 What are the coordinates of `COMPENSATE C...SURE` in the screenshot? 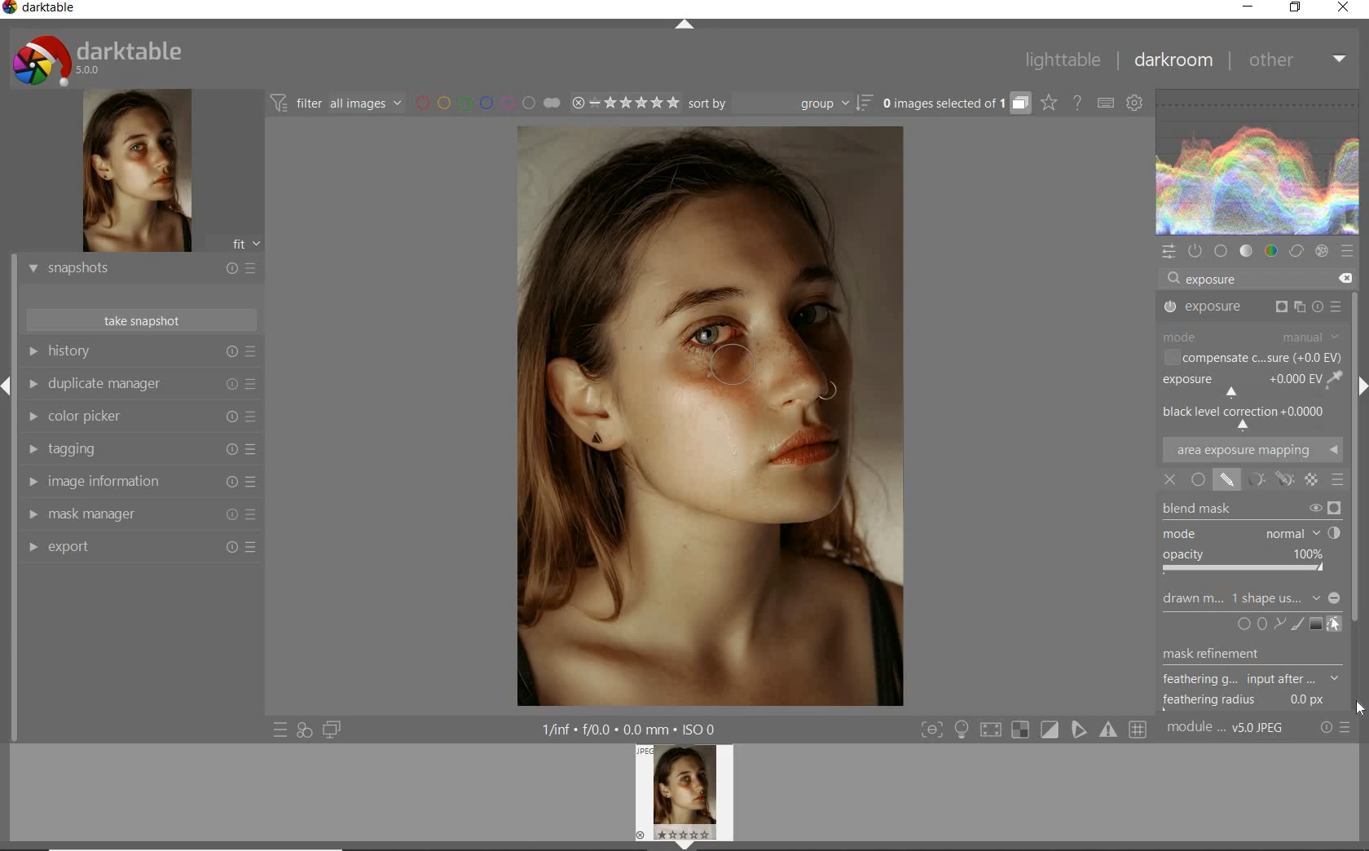 It's located at (1251, 357).